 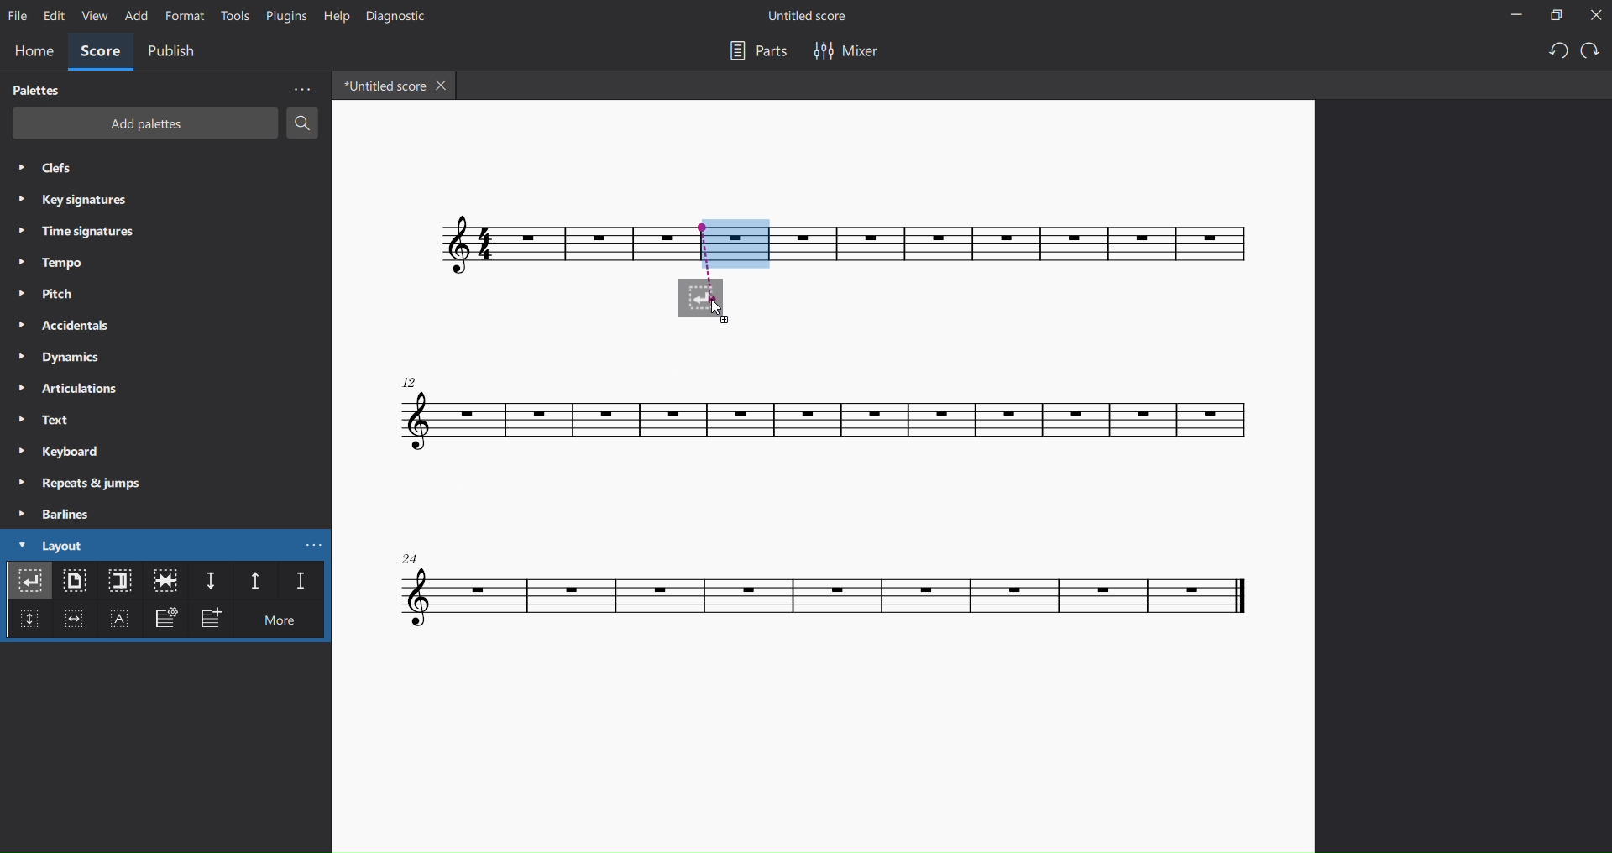 I want to click on mixer, so click(x=845, y=50).